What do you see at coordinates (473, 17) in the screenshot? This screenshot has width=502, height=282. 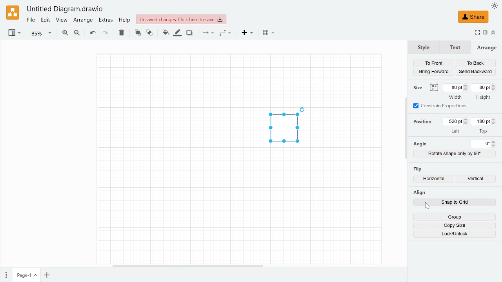 I see `Share` at bounding box center [473, 17].